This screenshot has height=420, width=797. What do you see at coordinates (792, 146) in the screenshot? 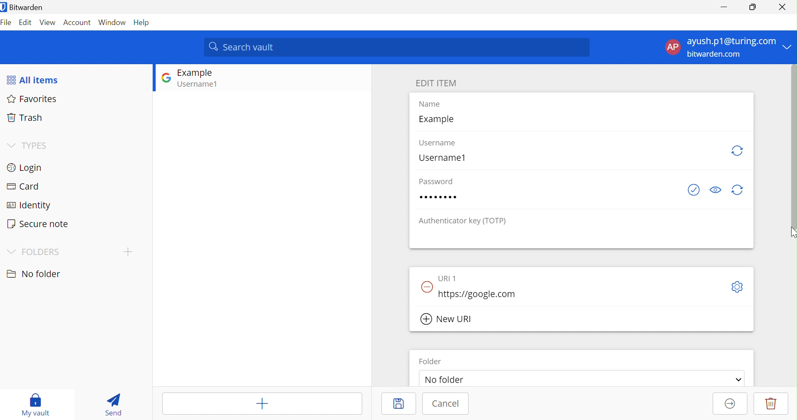
I see `Scroll Bar` at bounding box center [792, 146].